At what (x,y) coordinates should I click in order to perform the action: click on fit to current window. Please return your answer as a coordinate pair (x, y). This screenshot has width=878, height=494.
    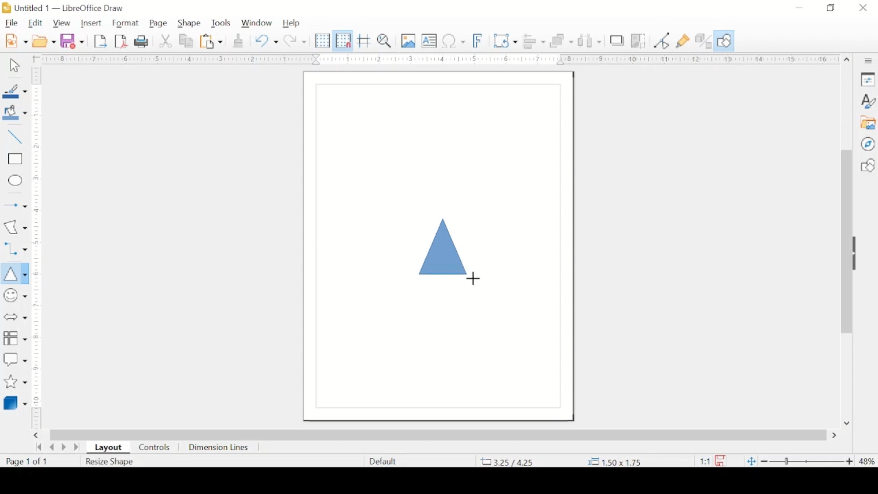
    Looking at the image, I should click on (750, 462).